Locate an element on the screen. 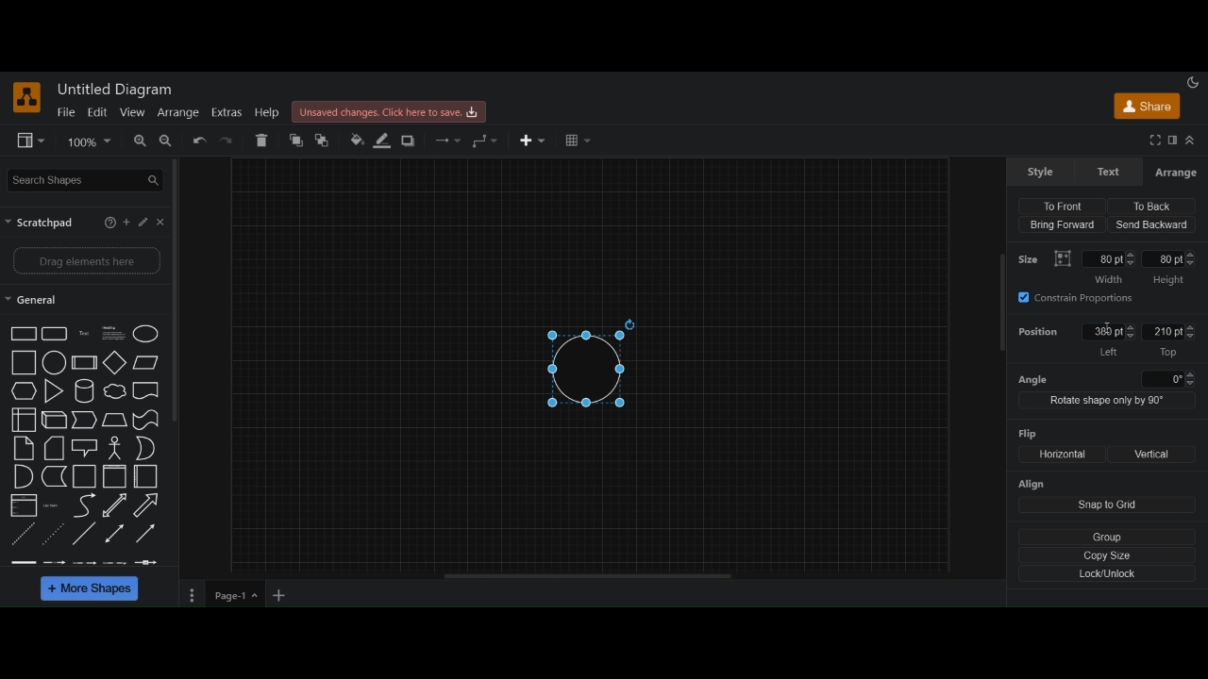 The image size is (1208, 679). unsaved changes, click here to save. is located at coordinates (392, 112).